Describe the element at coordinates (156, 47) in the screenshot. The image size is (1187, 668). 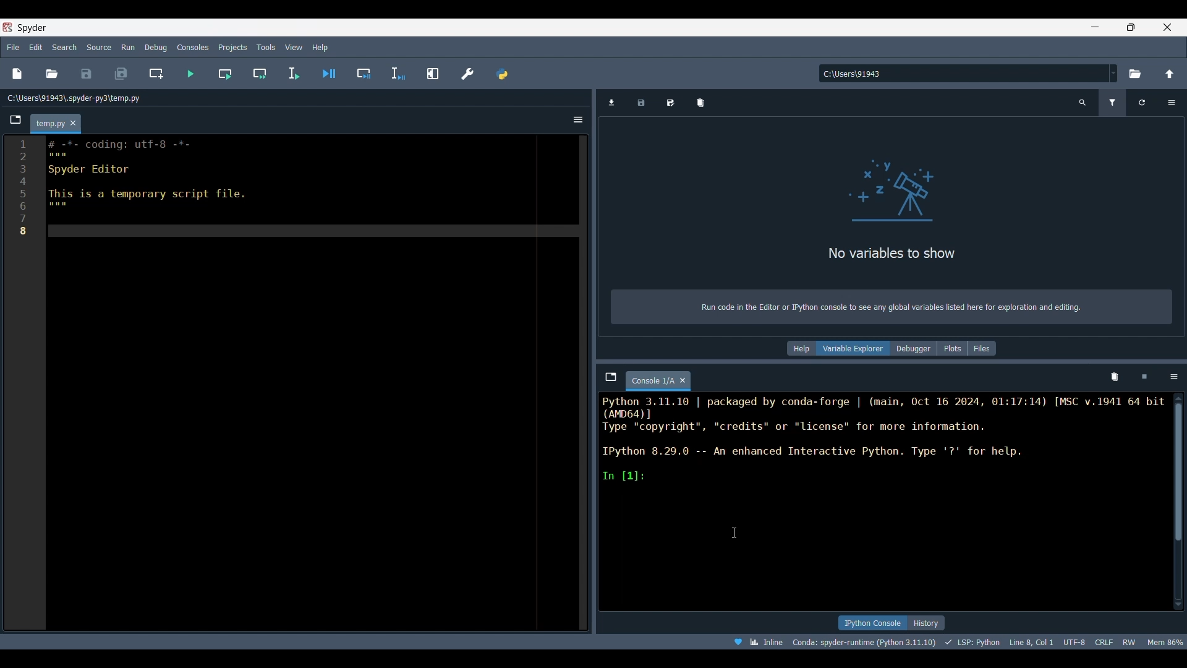
I see `Debug menu` at that location.